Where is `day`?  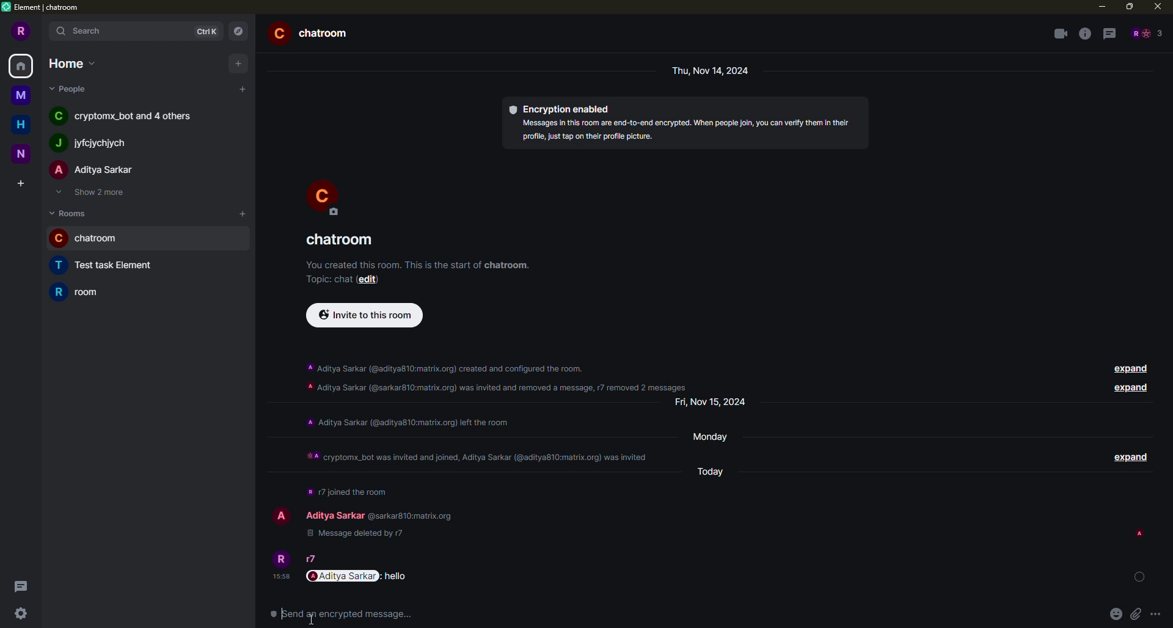
day is located at coordinates (713, 404).